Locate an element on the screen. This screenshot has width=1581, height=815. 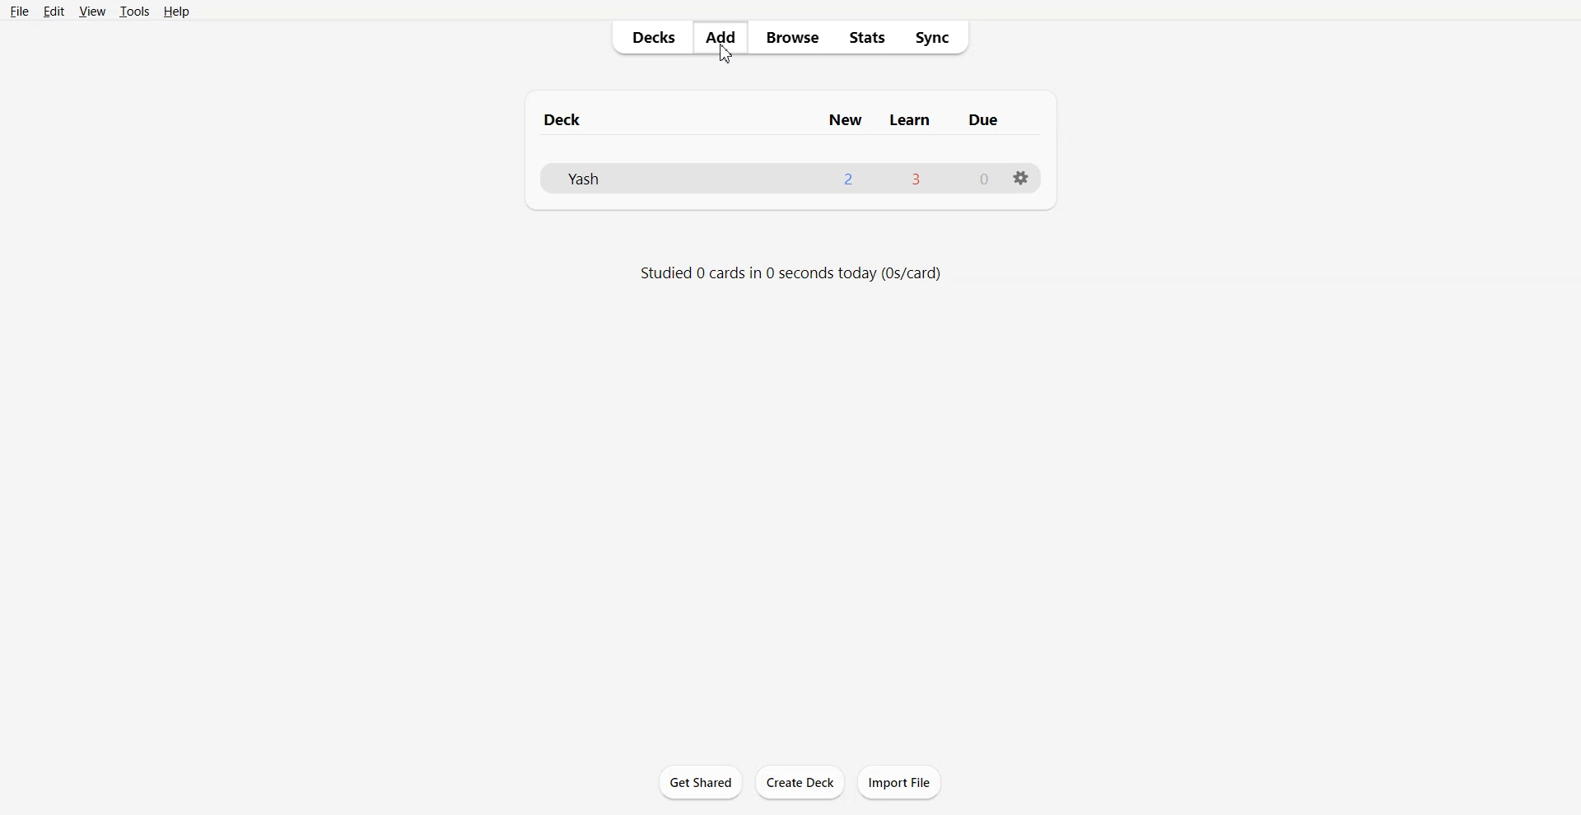
Stats is located at coordinates (866, 37).